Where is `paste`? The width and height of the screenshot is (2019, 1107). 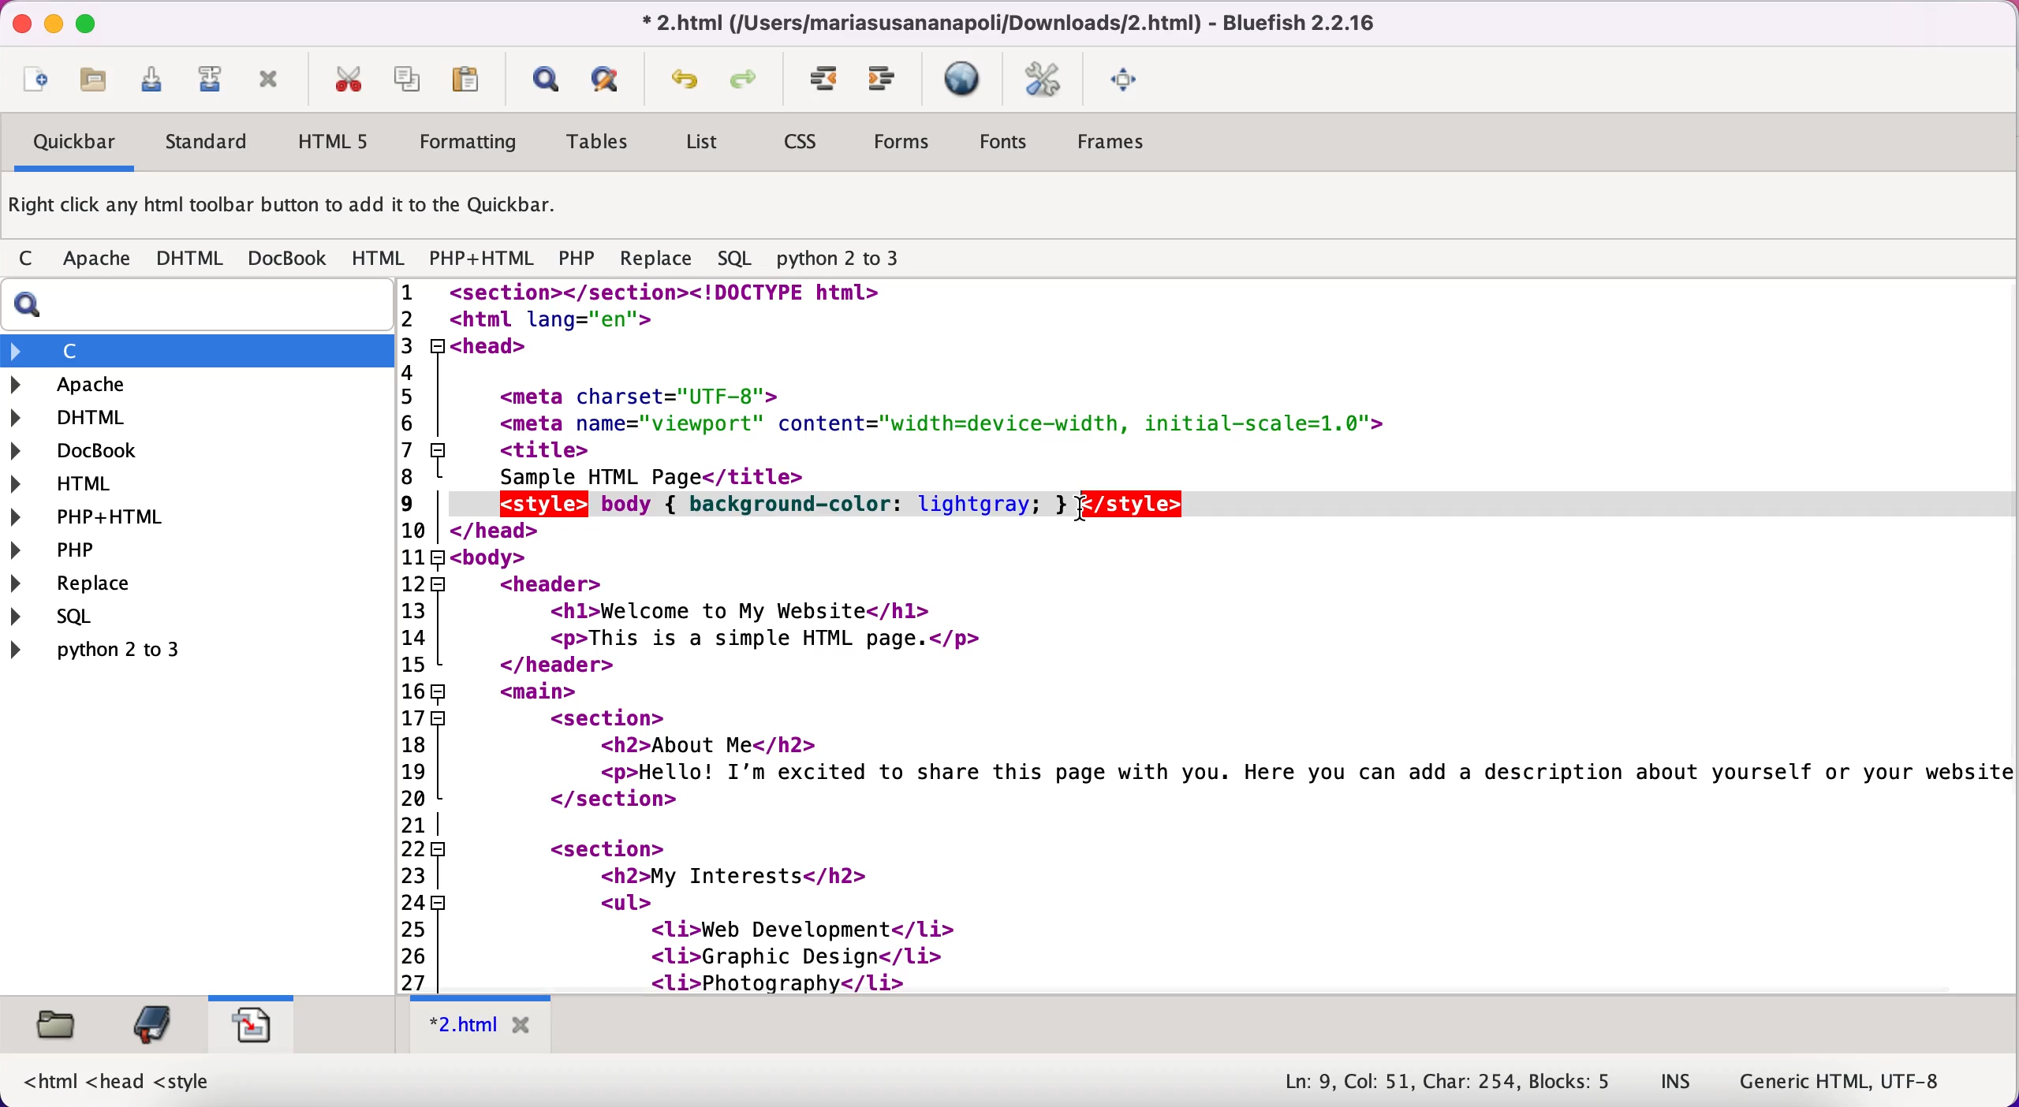 paste is located at coordinates (472, 79).